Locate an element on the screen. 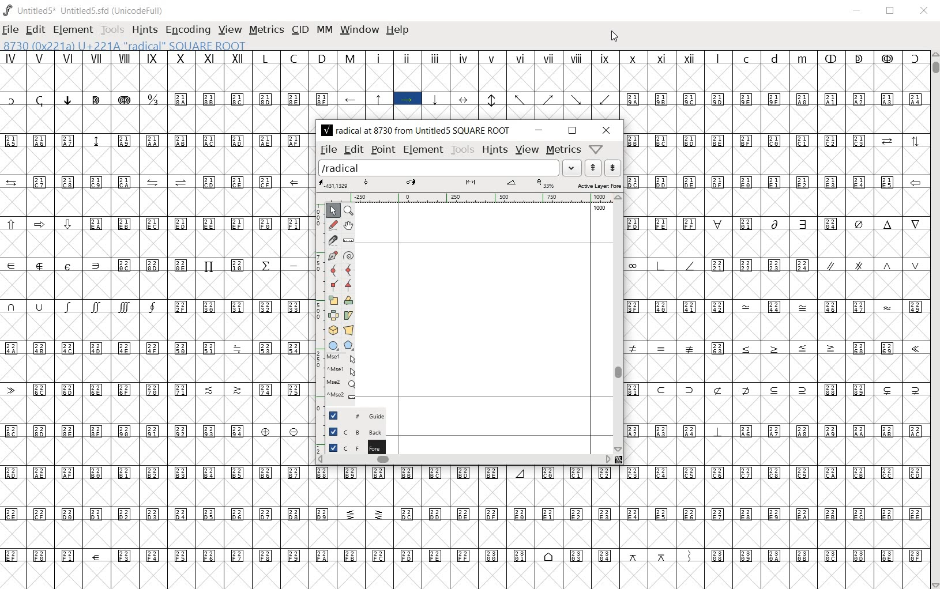 This screenshot has width=940, height=589. magnify is located at coordinates (350, 210).